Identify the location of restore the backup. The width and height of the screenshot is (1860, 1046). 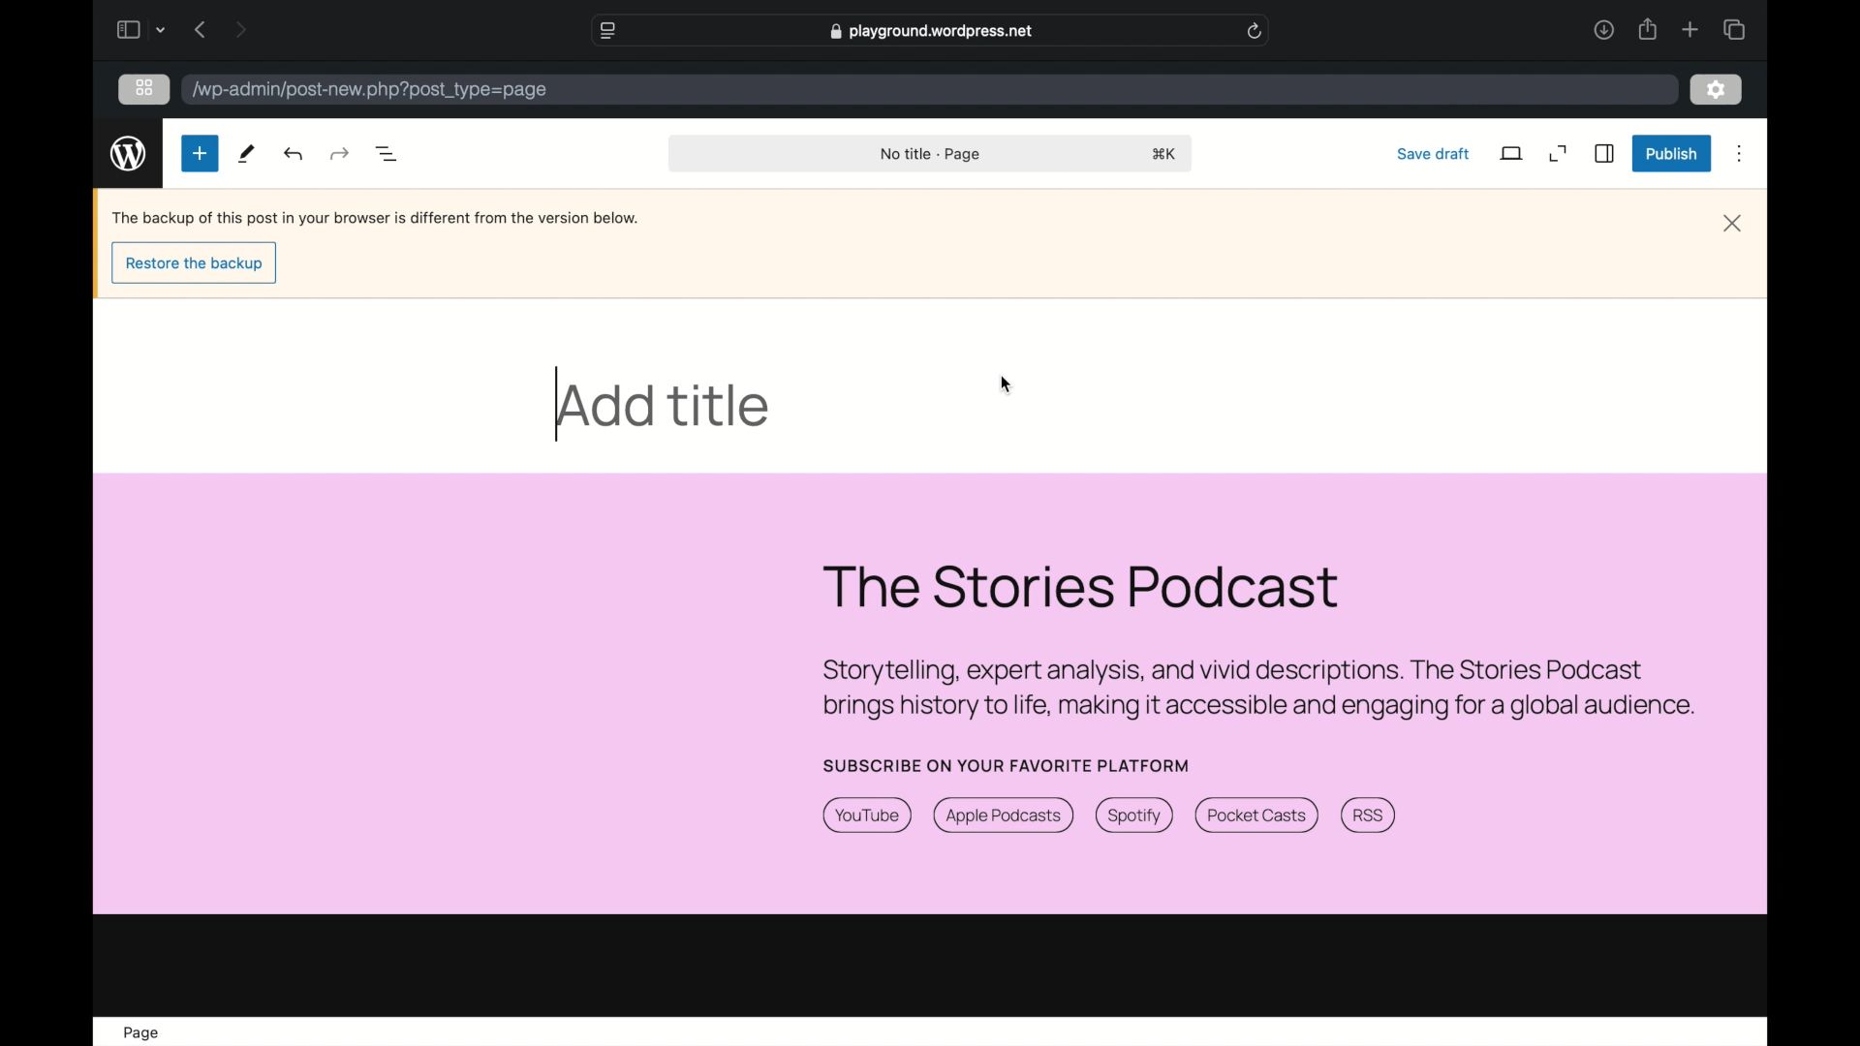
(197, 264).